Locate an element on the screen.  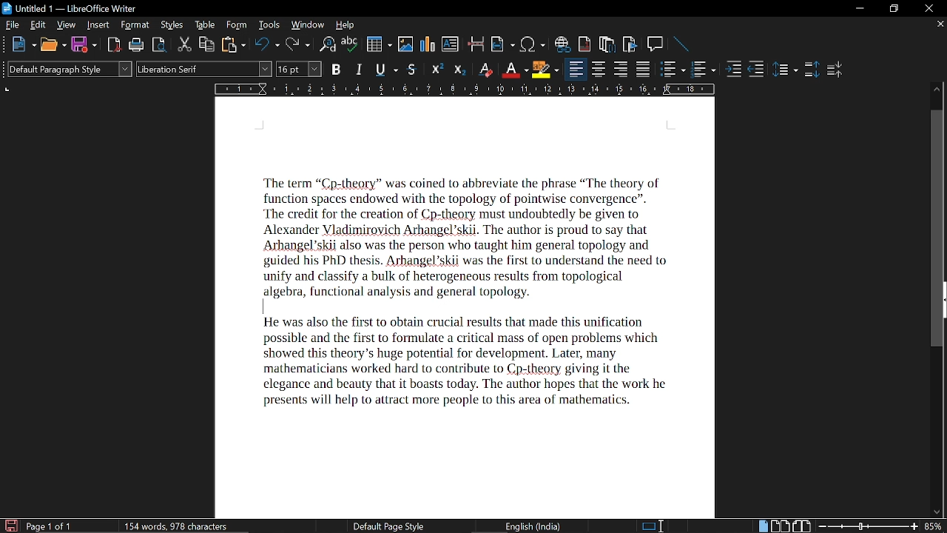
Move down is located at coordinates (934, 511).